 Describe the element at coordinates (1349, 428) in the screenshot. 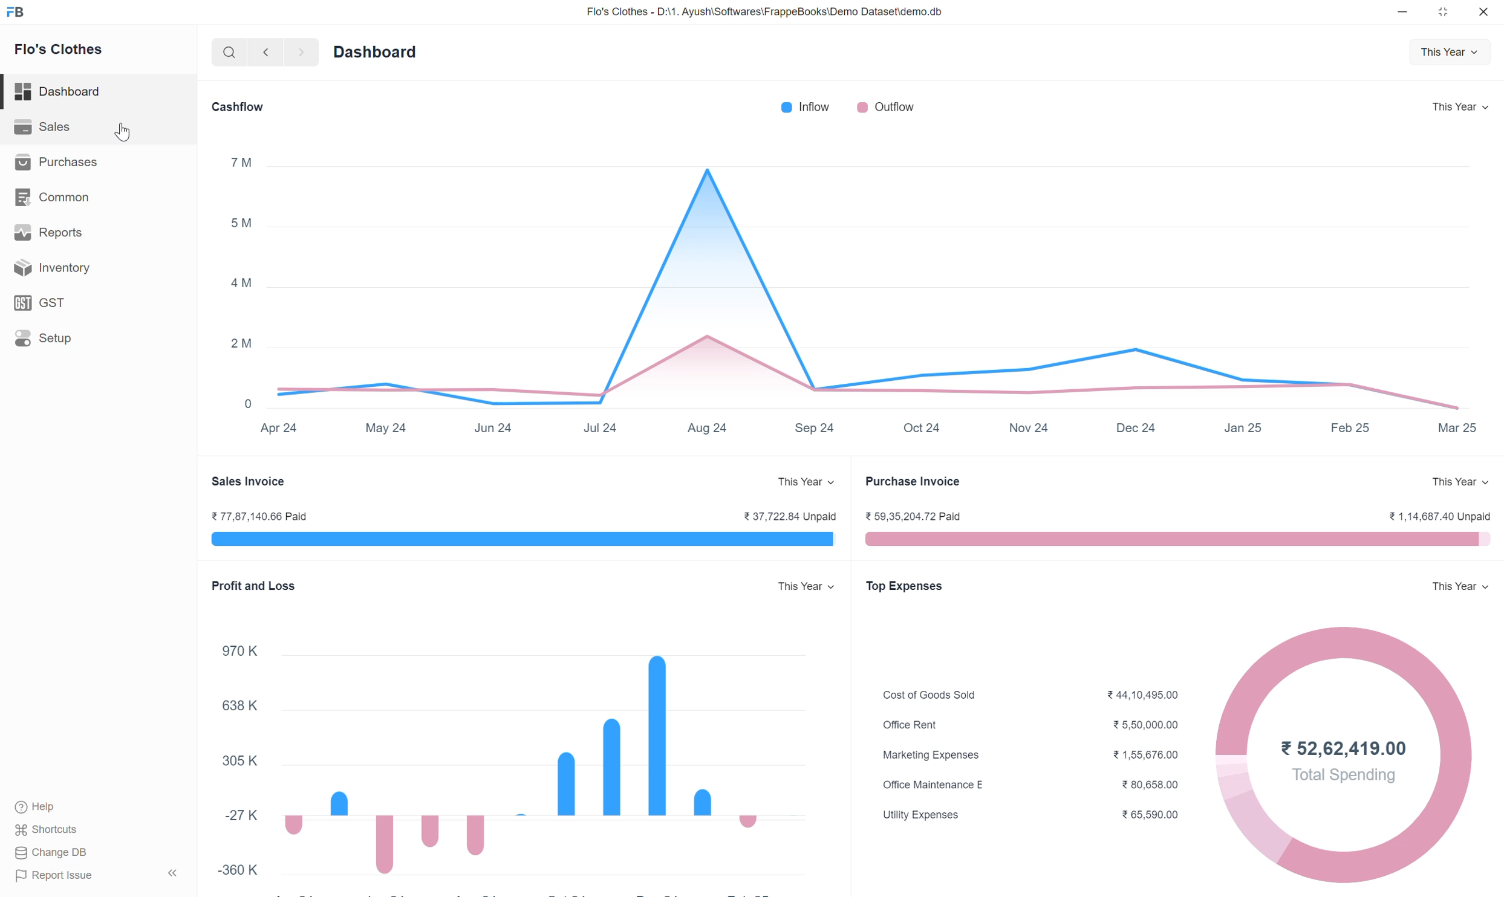

I see `Feb 25` at that location.